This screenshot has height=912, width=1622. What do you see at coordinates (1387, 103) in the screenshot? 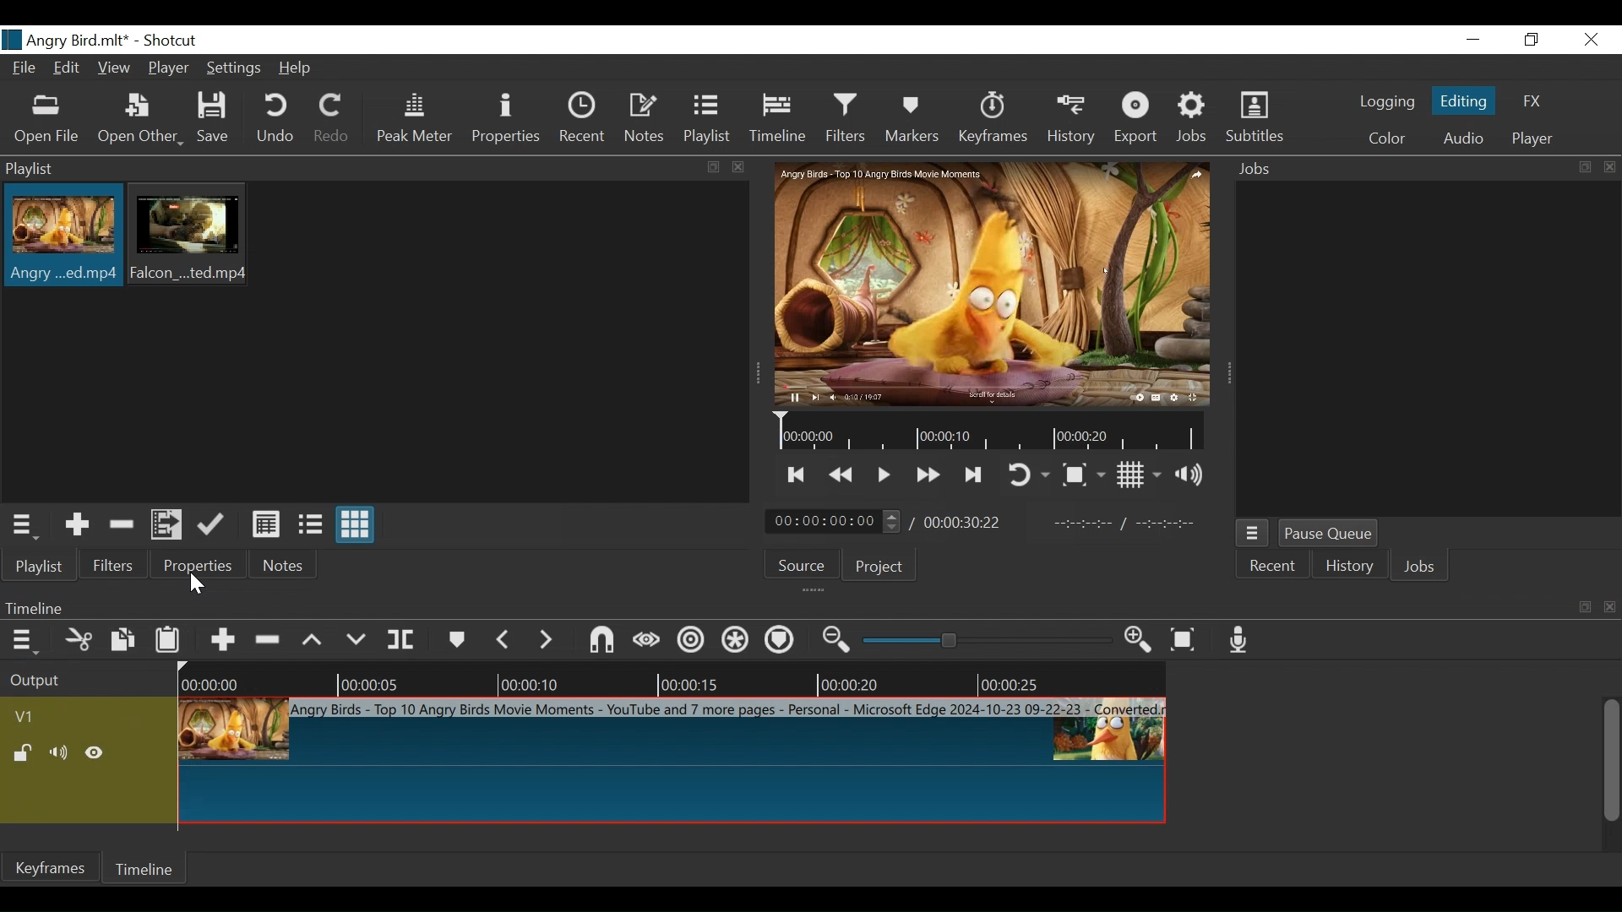
I see `logging` at bounding box center [1387, 103].